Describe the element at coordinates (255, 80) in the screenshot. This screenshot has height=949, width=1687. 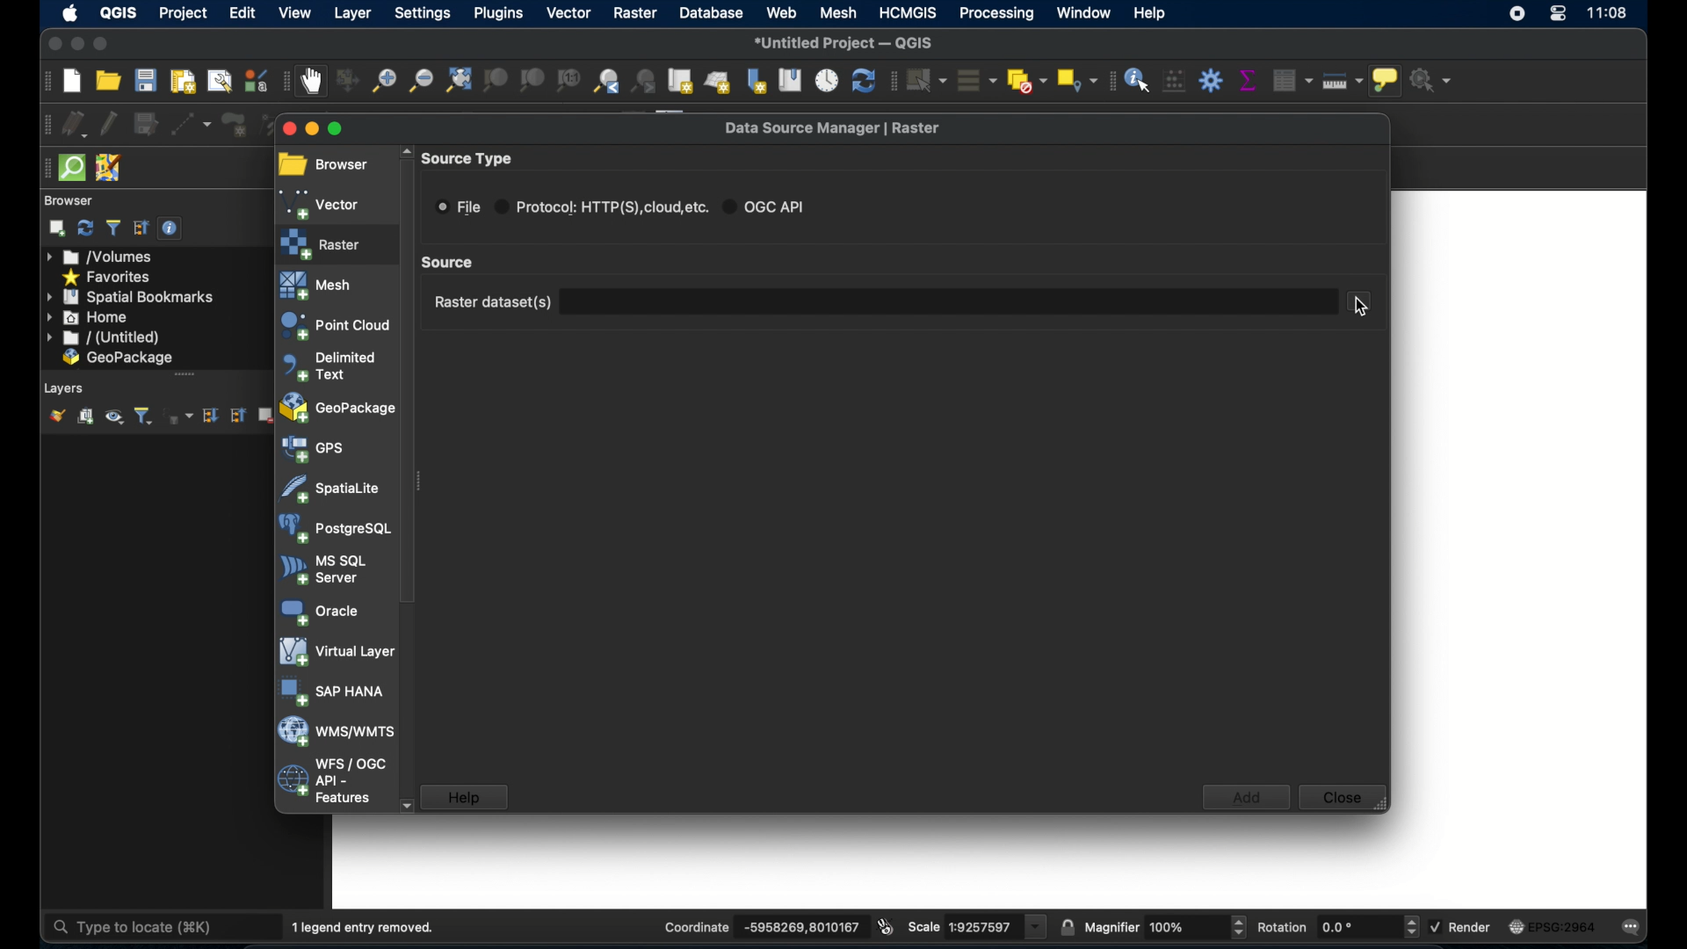
I see `style manager` at that location.